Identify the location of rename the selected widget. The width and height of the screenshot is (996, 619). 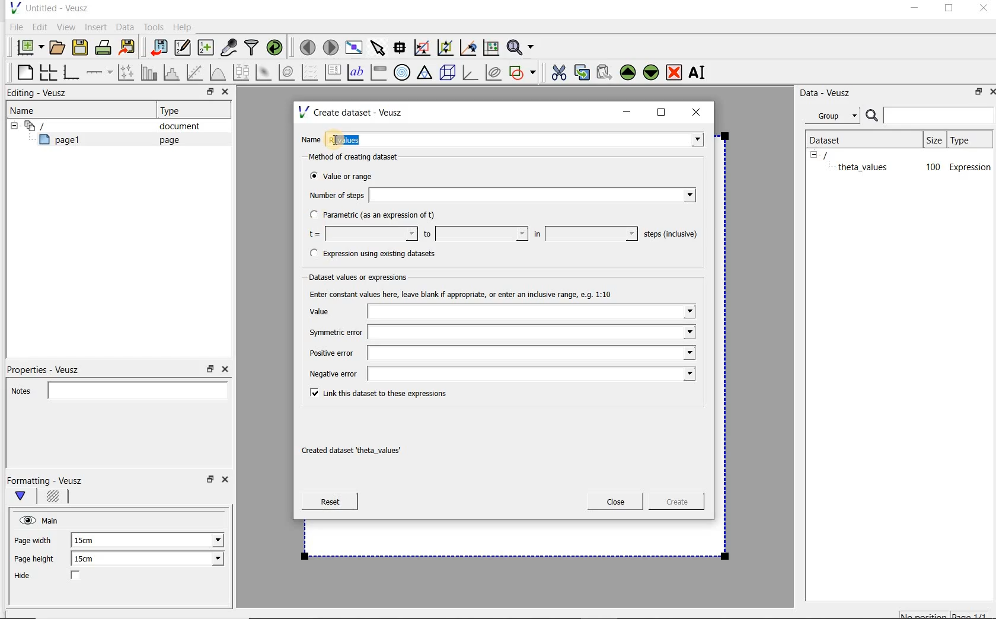
(700, 72).